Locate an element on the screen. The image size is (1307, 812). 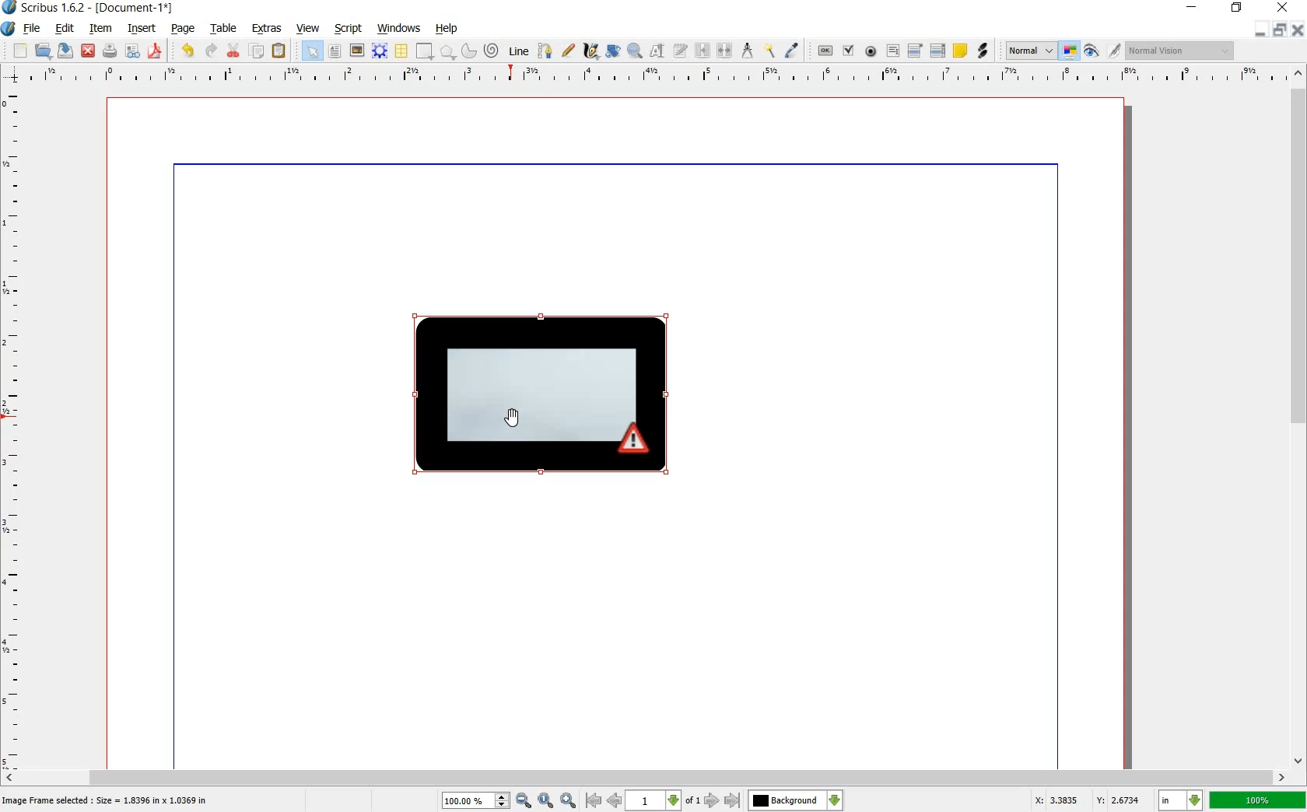
close is located at coordinates (1282, 8).